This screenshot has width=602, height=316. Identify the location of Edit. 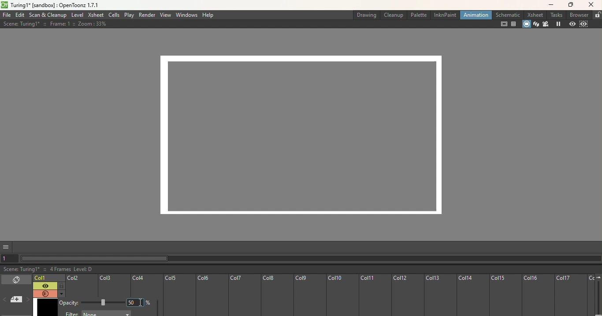
(20, 15).